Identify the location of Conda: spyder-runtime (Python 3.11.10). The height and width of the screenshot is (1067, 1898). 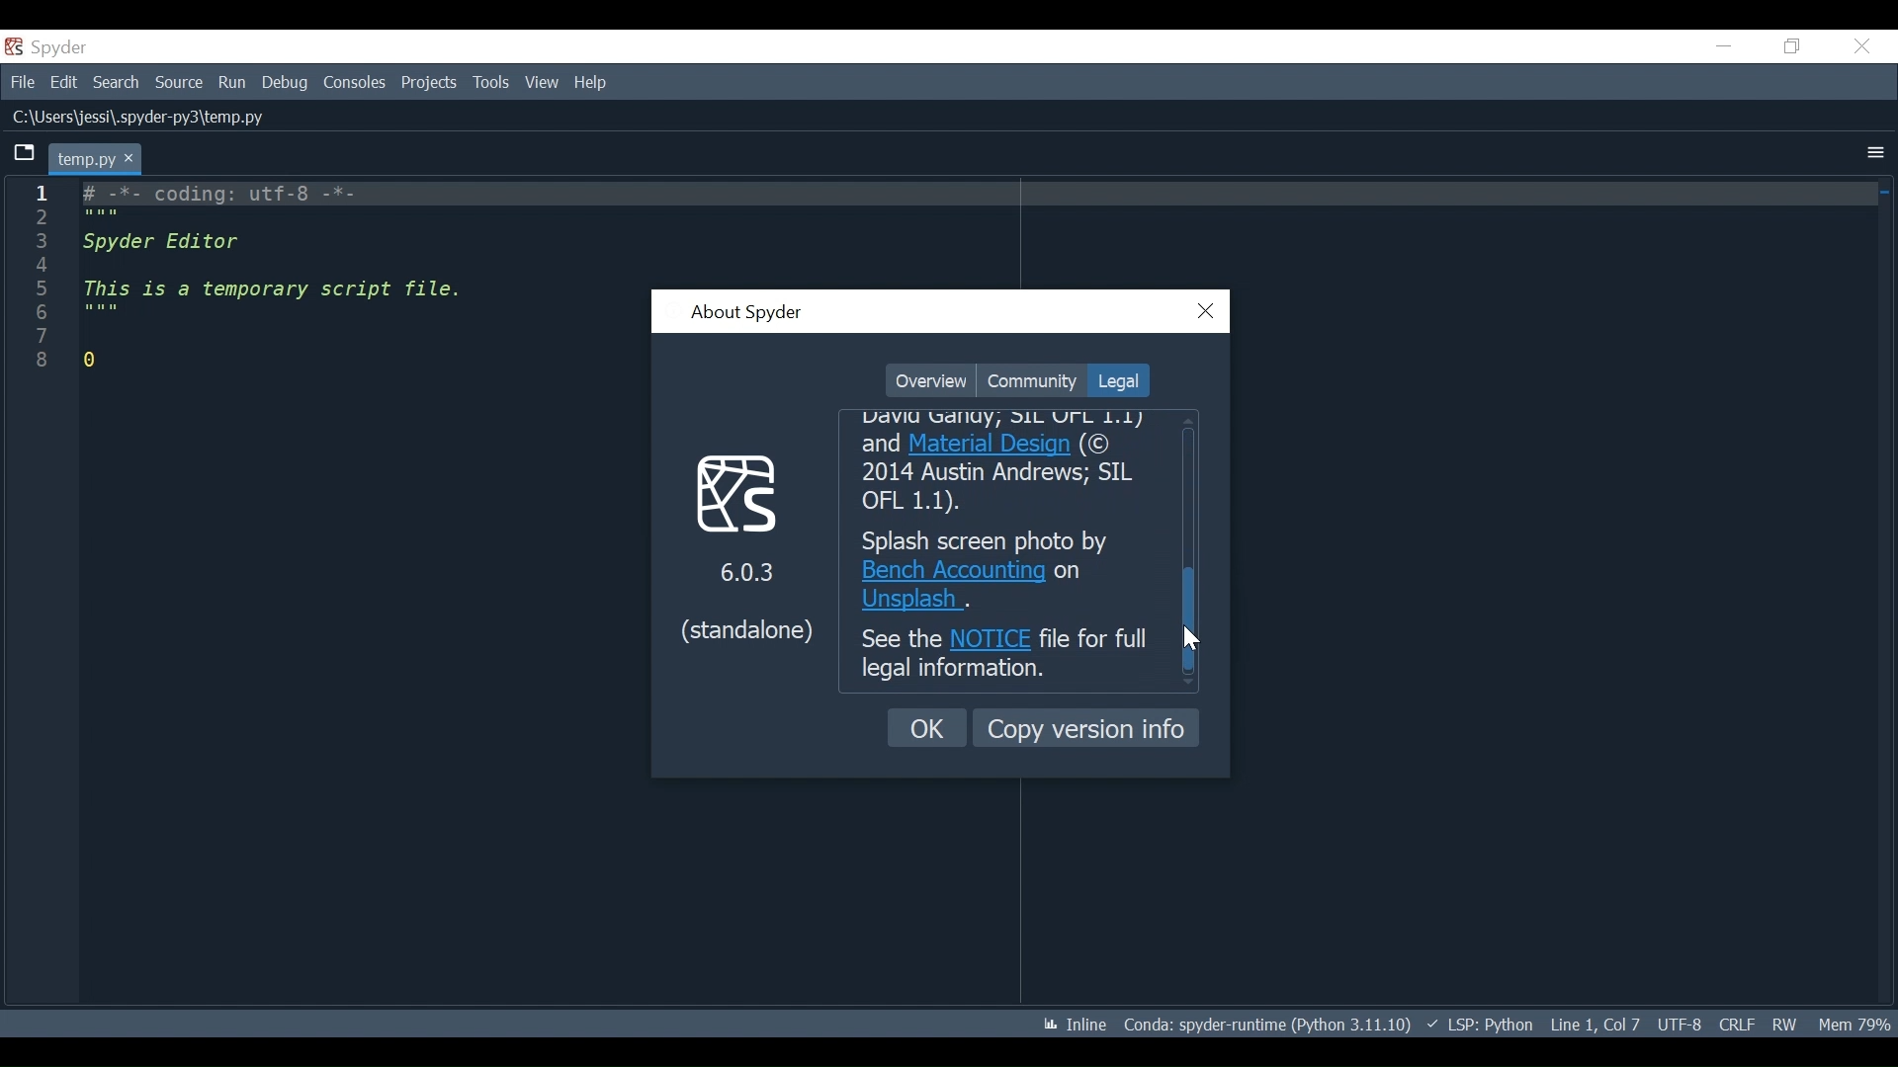
(1268, 1028).